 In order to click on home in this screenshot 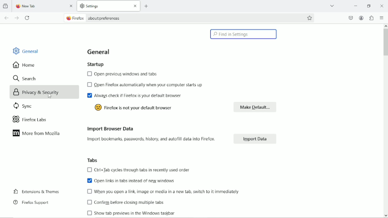, I will do `click(25, 65)`.